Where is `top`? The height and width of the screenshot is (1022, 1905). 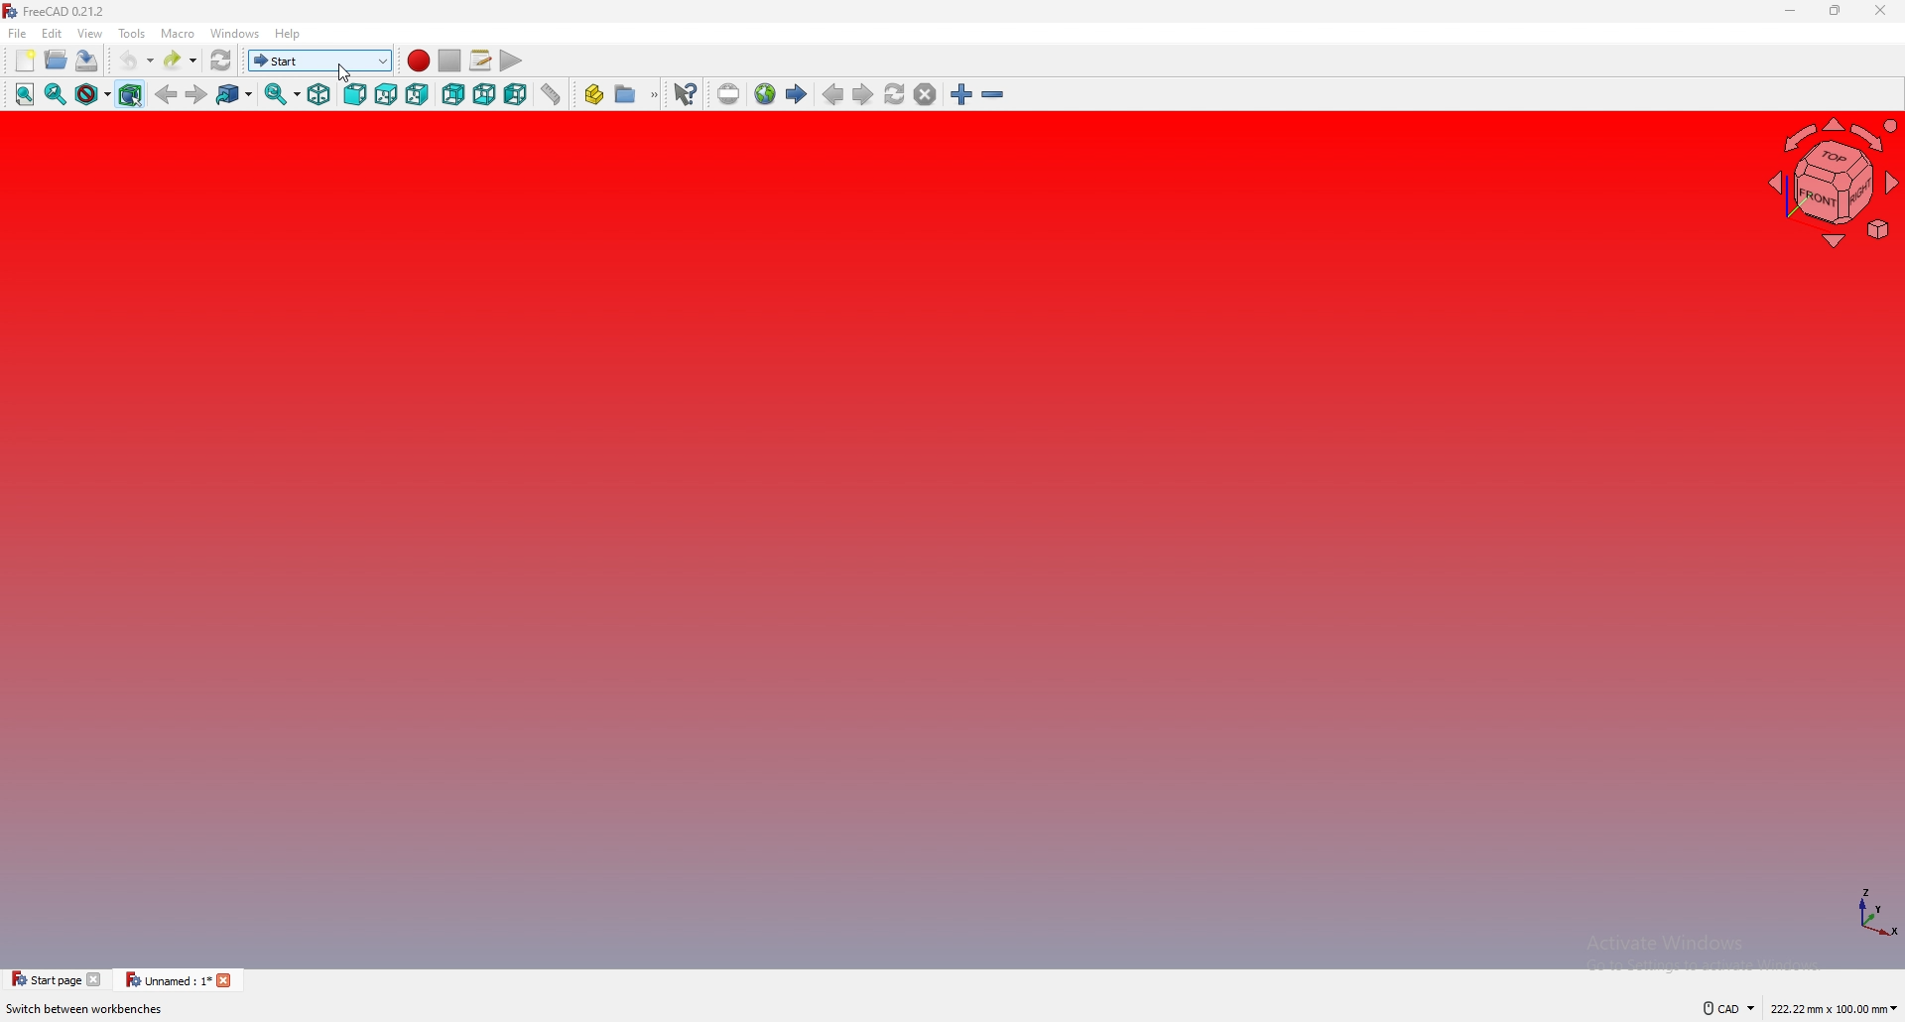
top is located at coordinates (386, 94).